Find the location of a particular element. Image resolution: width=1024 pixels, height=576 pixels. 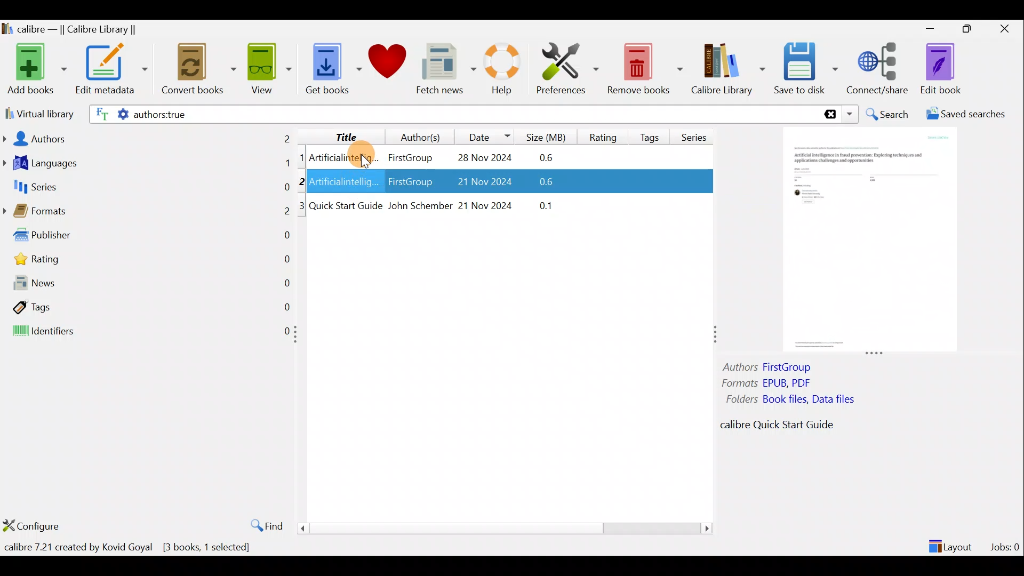

Get books is located at coordinates (332, 68).